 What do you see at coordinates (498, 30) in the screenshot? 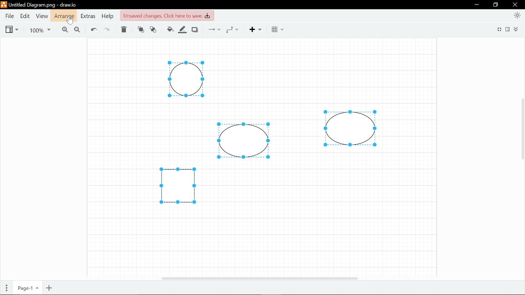
I see `Fullscreen` at bounding box center [498, 30].